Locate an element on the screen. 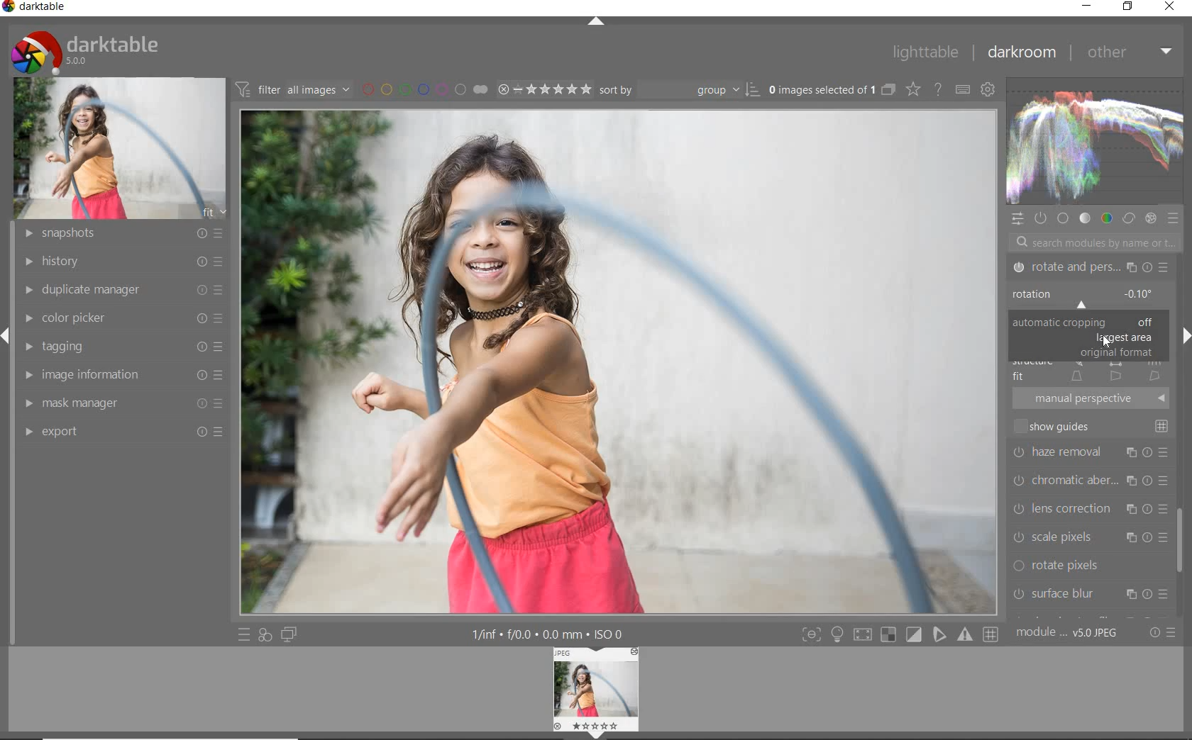 Image resolution: width=1192 pixels, height=740 pixels. quick access to preset is located at coordinates (245, 634).